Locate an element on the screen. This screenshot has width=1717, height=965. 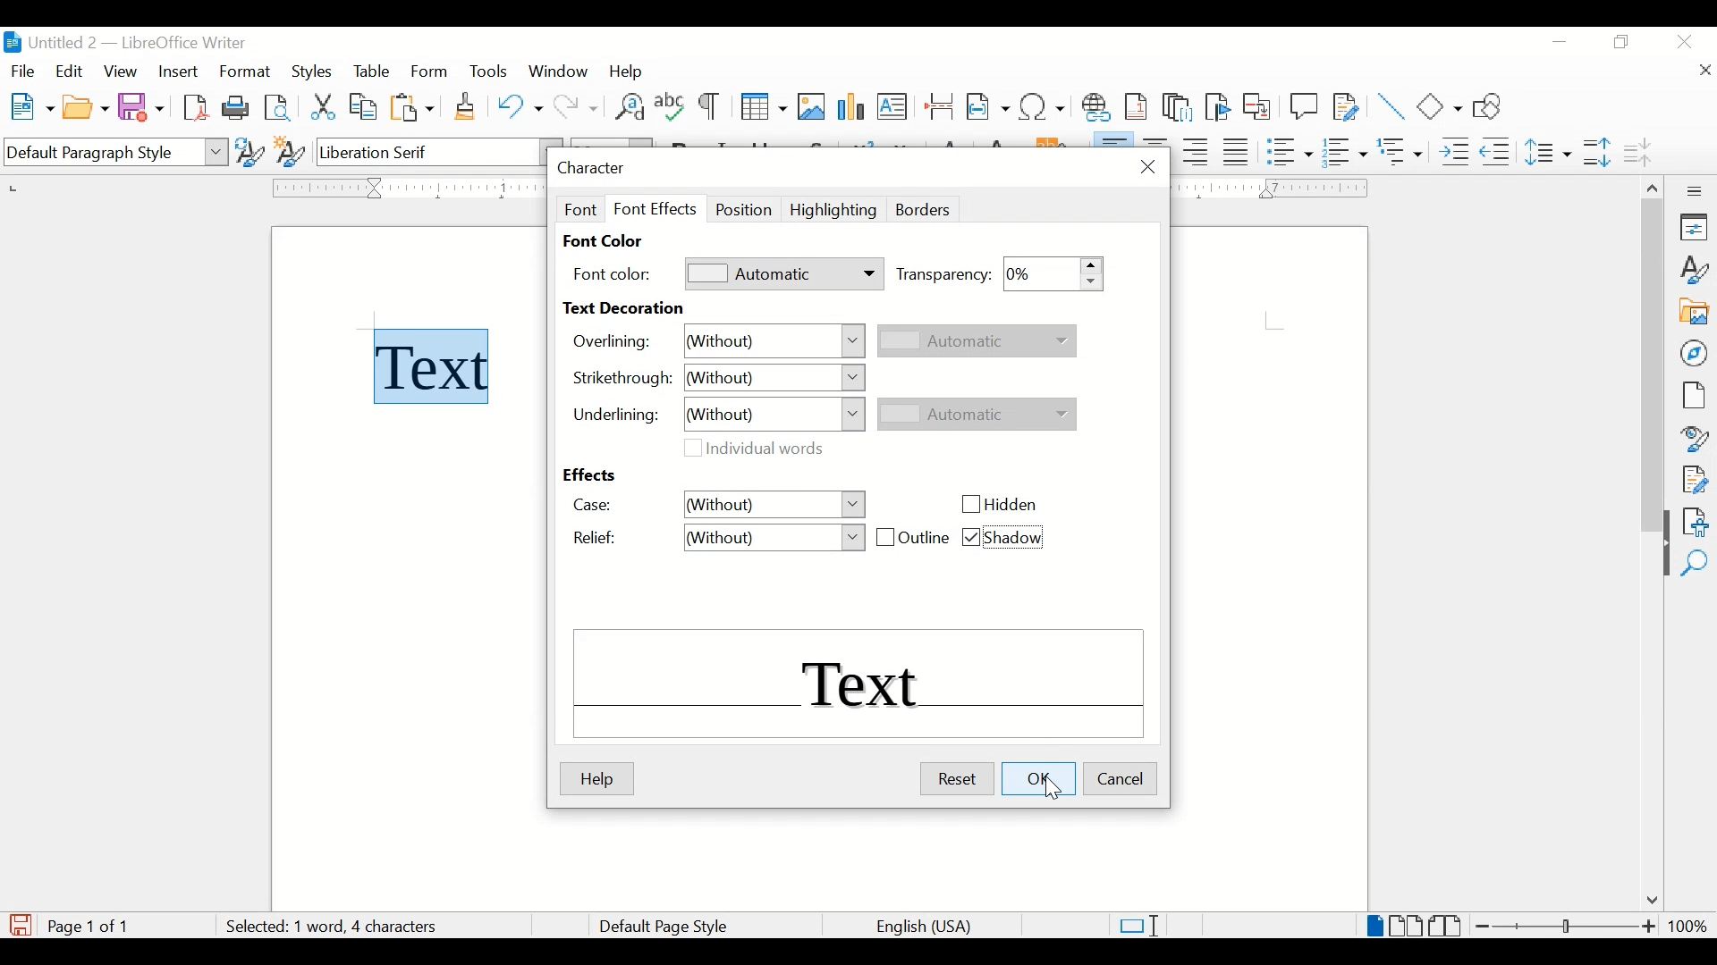
redo is located at coordinates (577, 107).